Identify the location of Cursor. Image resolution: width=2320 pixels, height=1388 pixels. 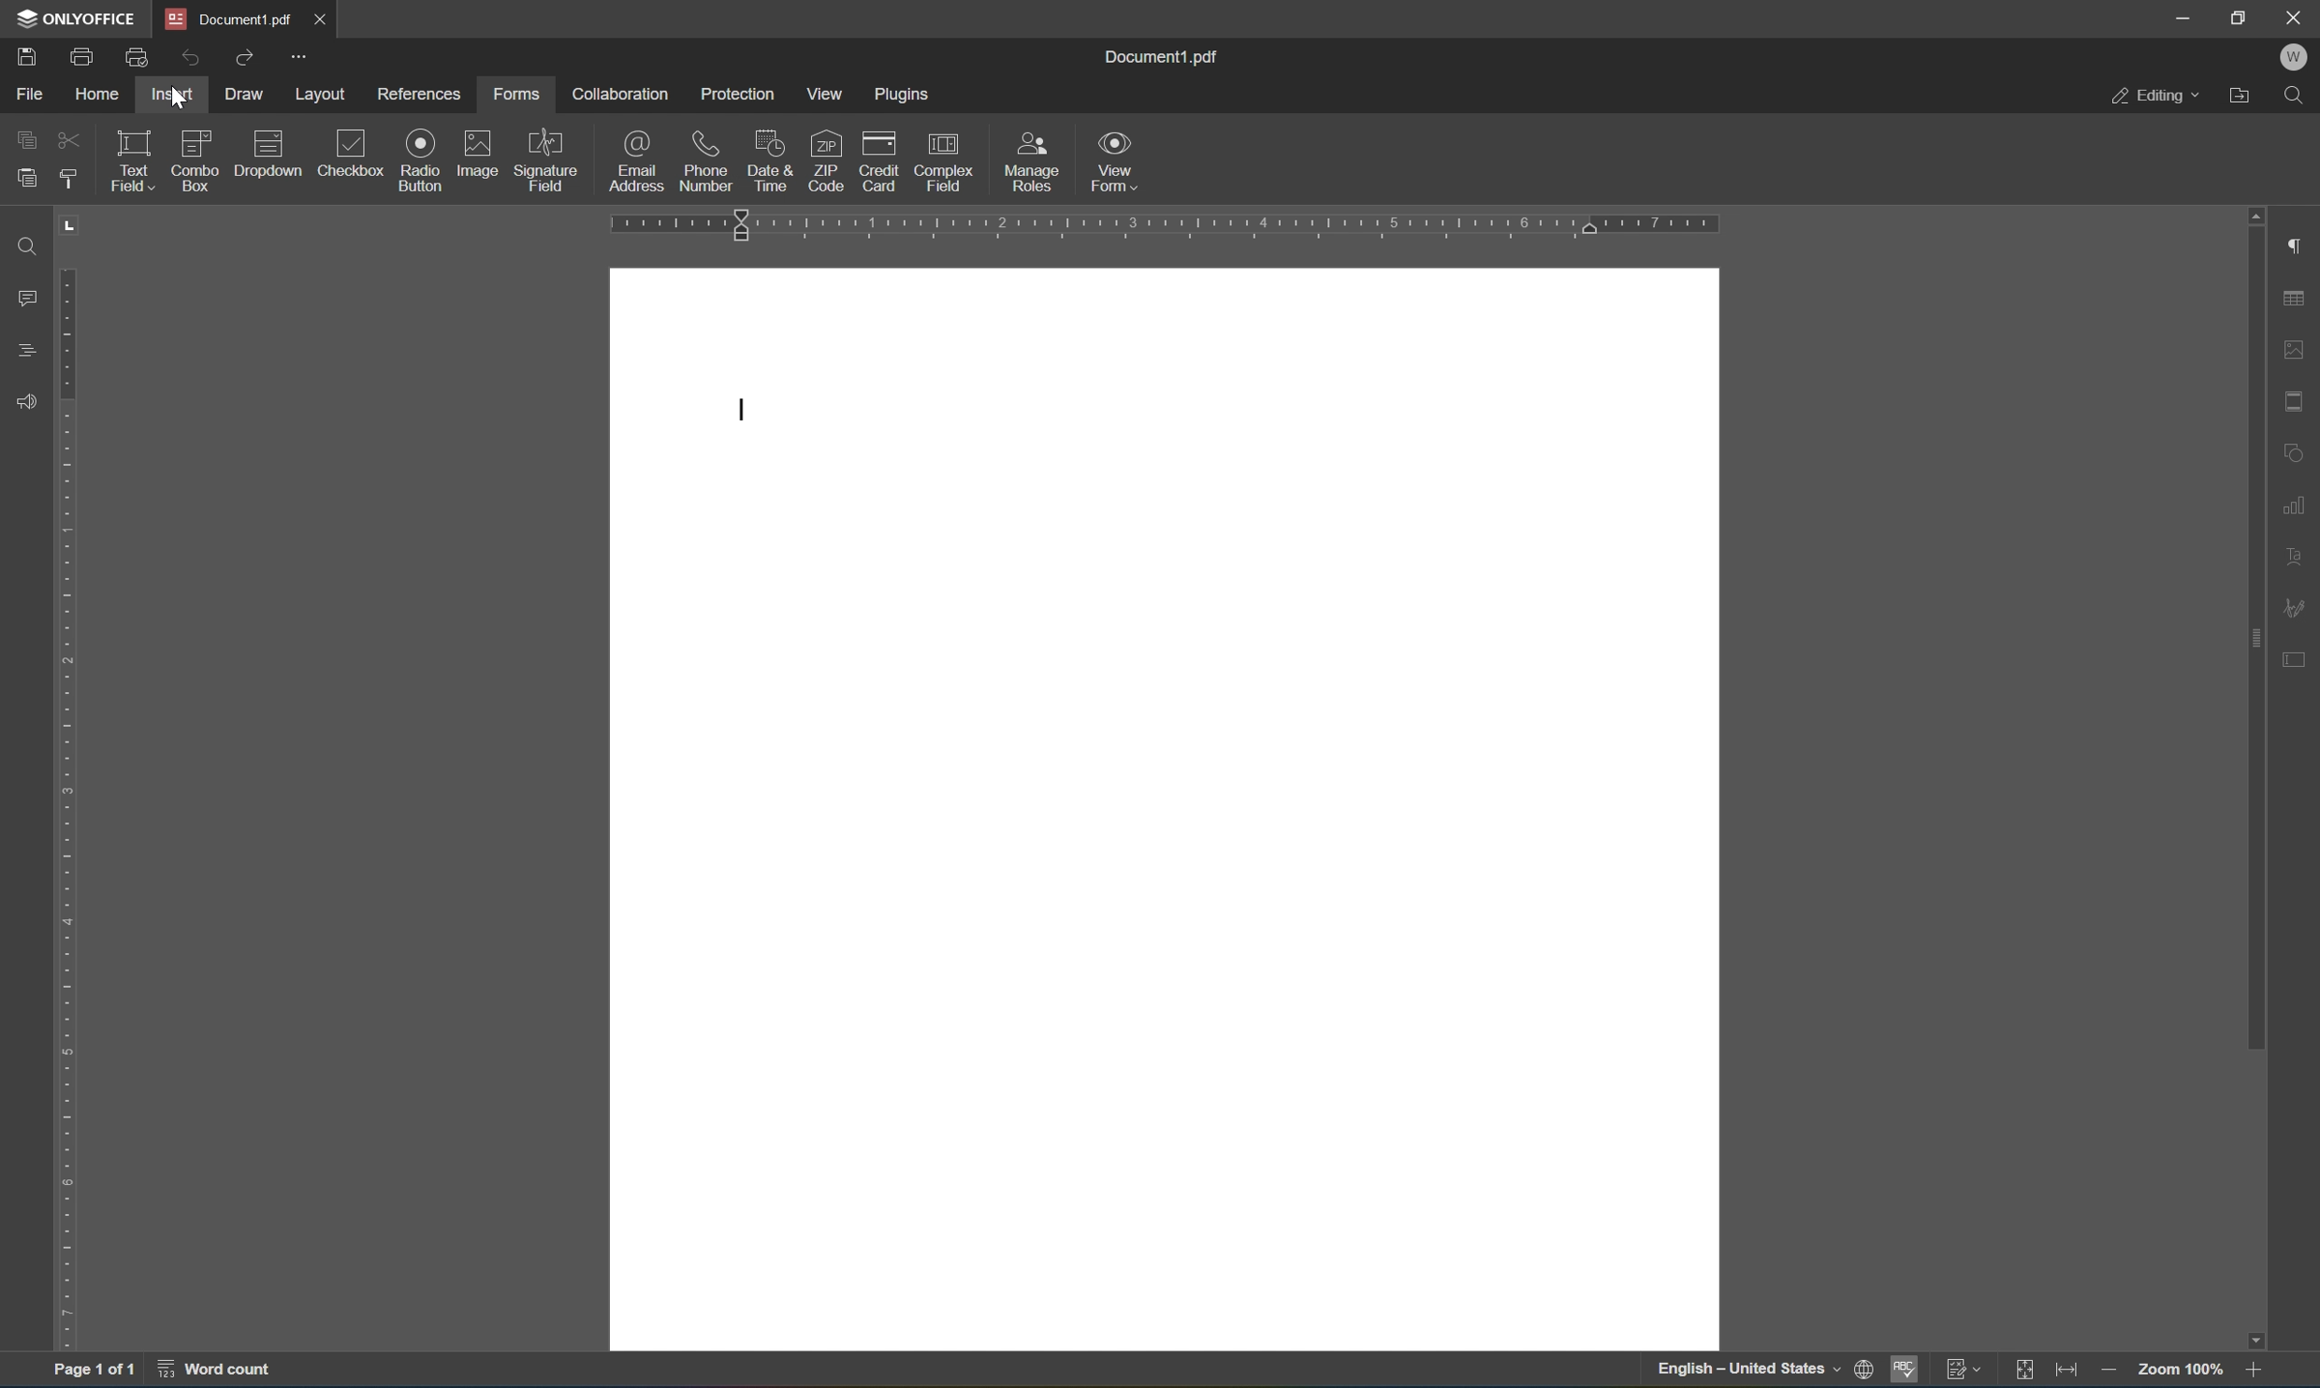
(181, 103).